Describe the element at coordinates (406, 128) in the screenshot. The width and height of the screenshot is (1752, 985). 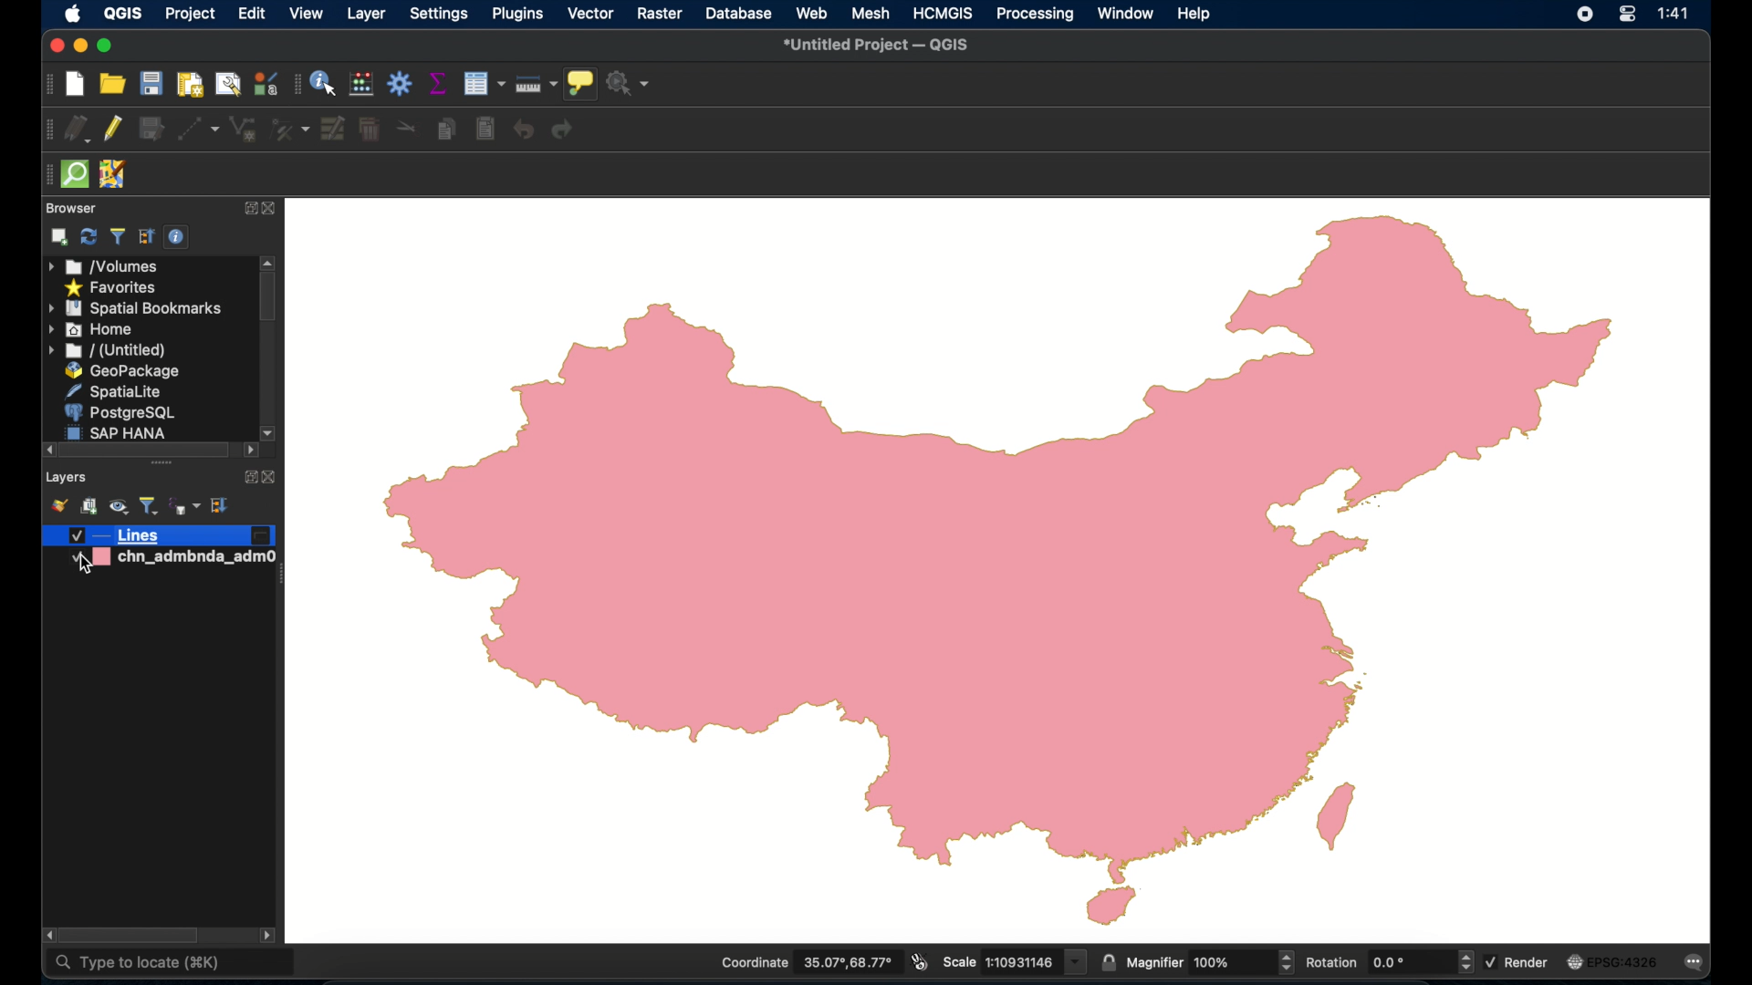
I see `cut features` at that location.